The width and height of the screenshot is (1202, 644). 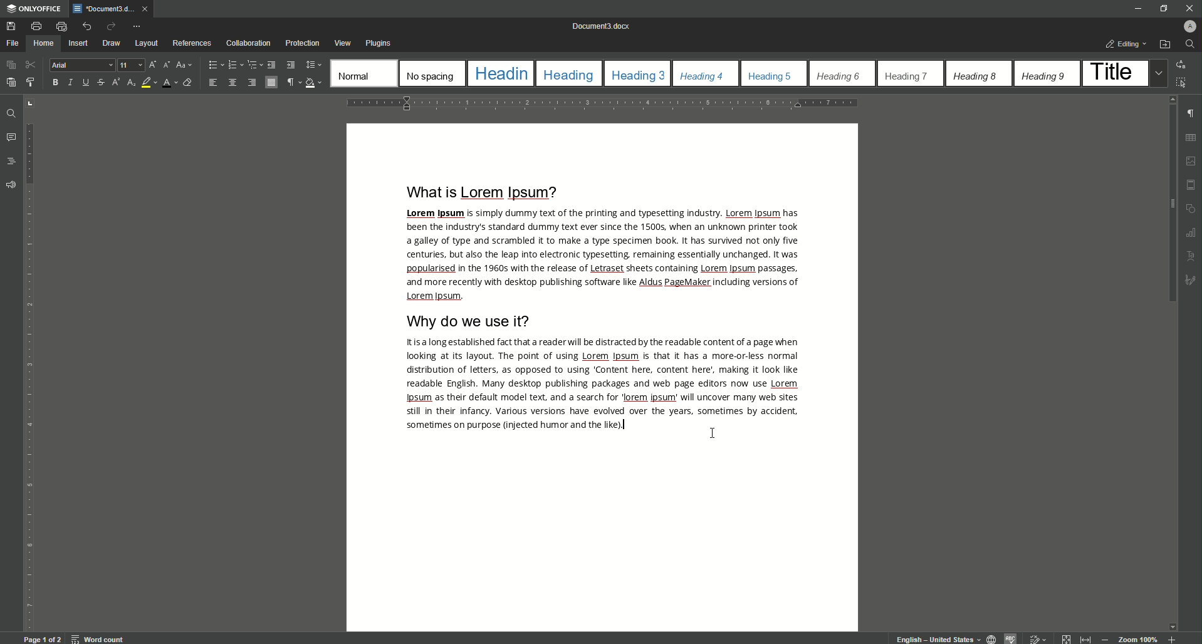 What do you see at coordinates (8, 112) in the screenshot?
I see `Find` at bounding box center [8, 112].